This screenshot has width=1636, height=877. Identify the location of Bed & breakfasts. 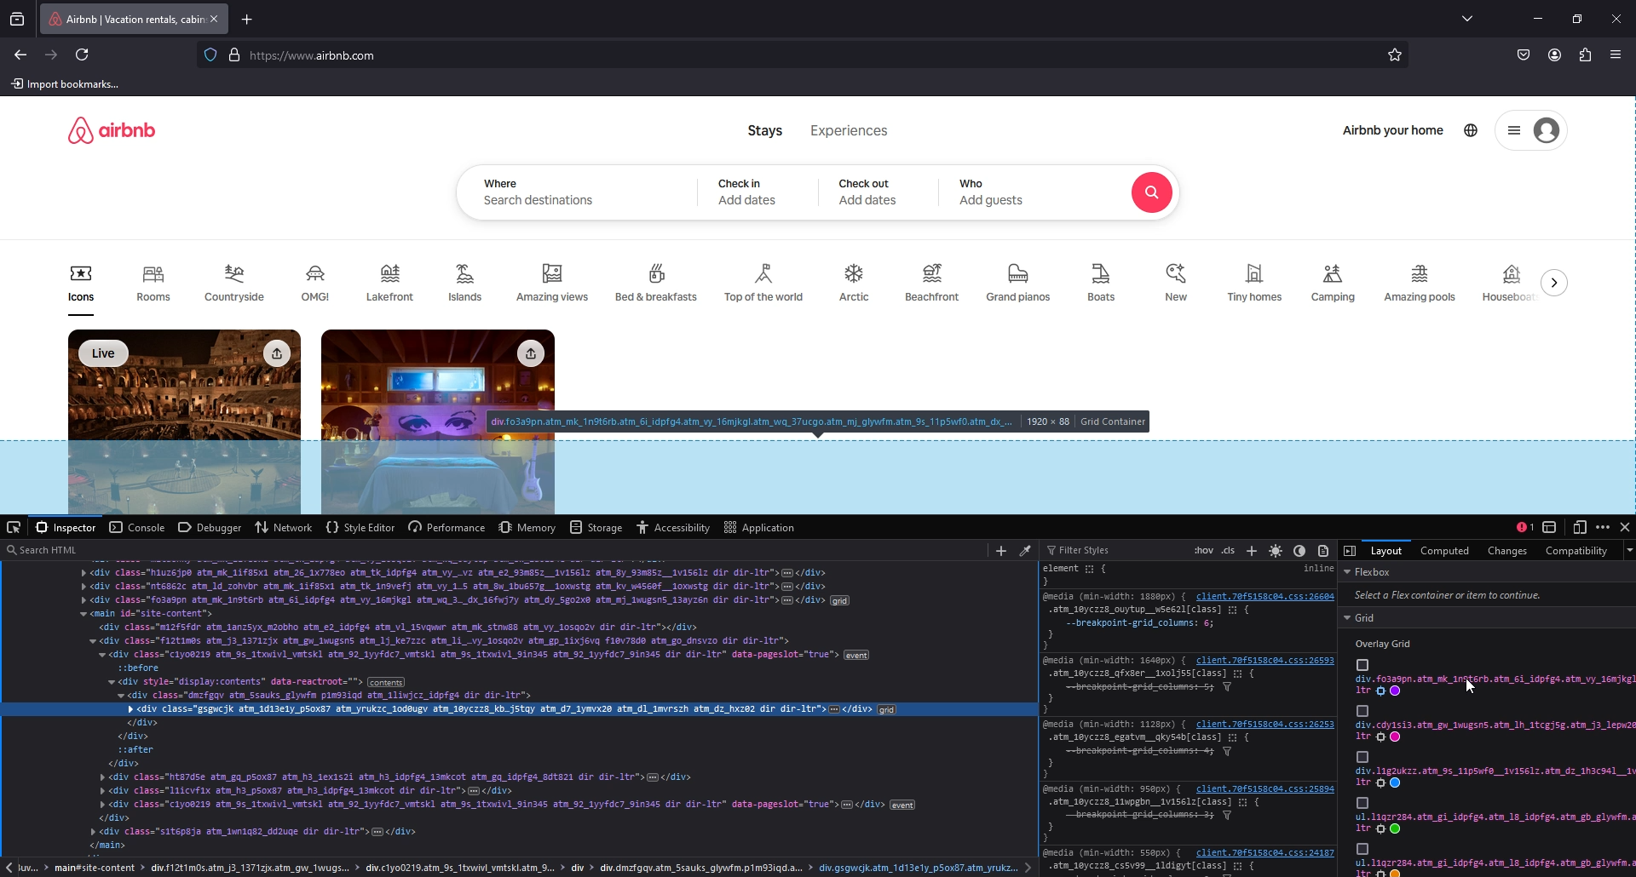
(659, 280).